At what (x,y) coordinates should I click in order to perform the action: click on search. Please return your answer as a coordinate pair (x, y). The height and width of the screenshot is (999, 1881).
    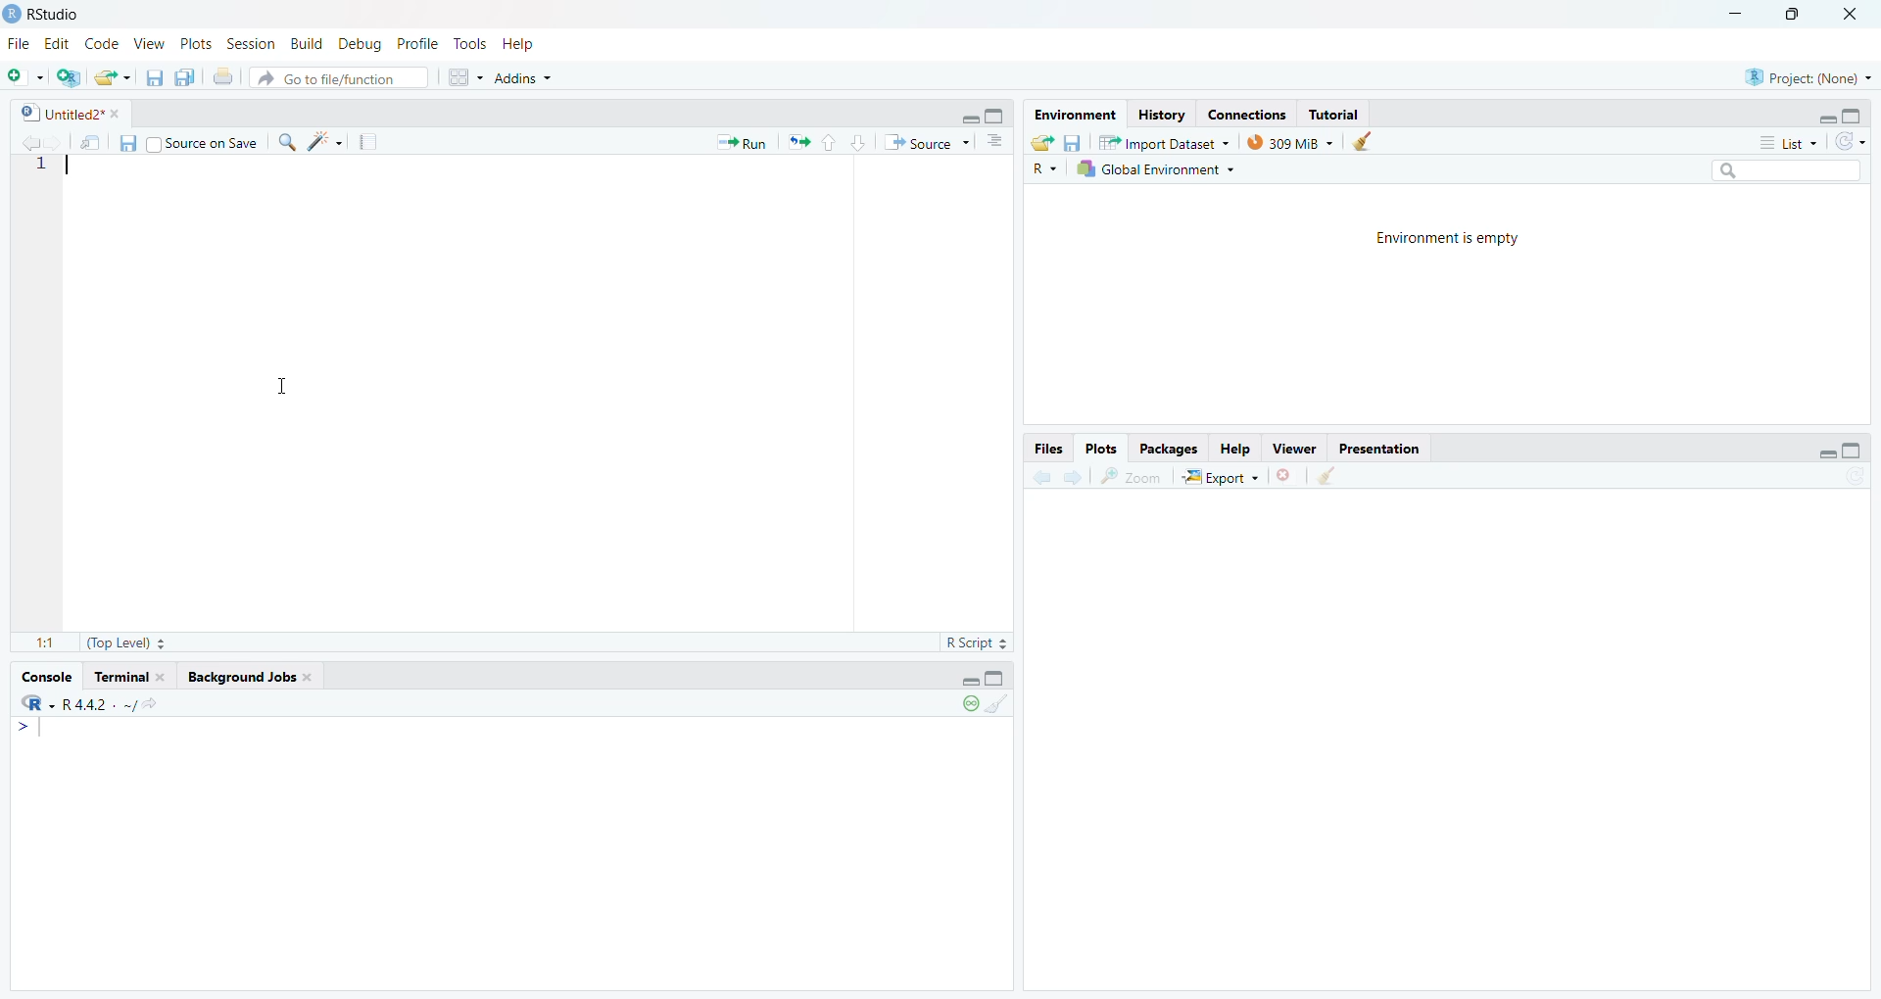
    Looking at the image, I should click on (292, 142).